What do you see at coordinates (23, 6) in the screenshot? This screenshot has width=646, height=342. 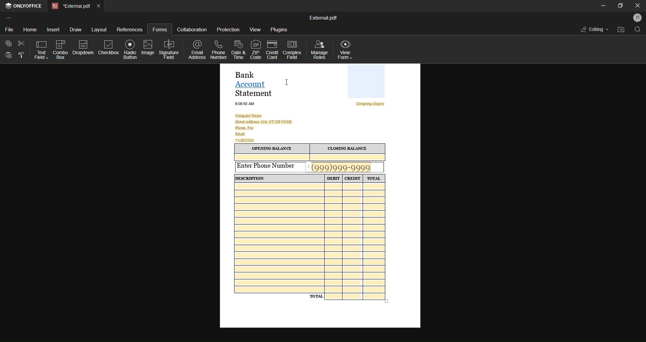 I see `ONLYOFFICE application name` at bounding box center [23, 6].